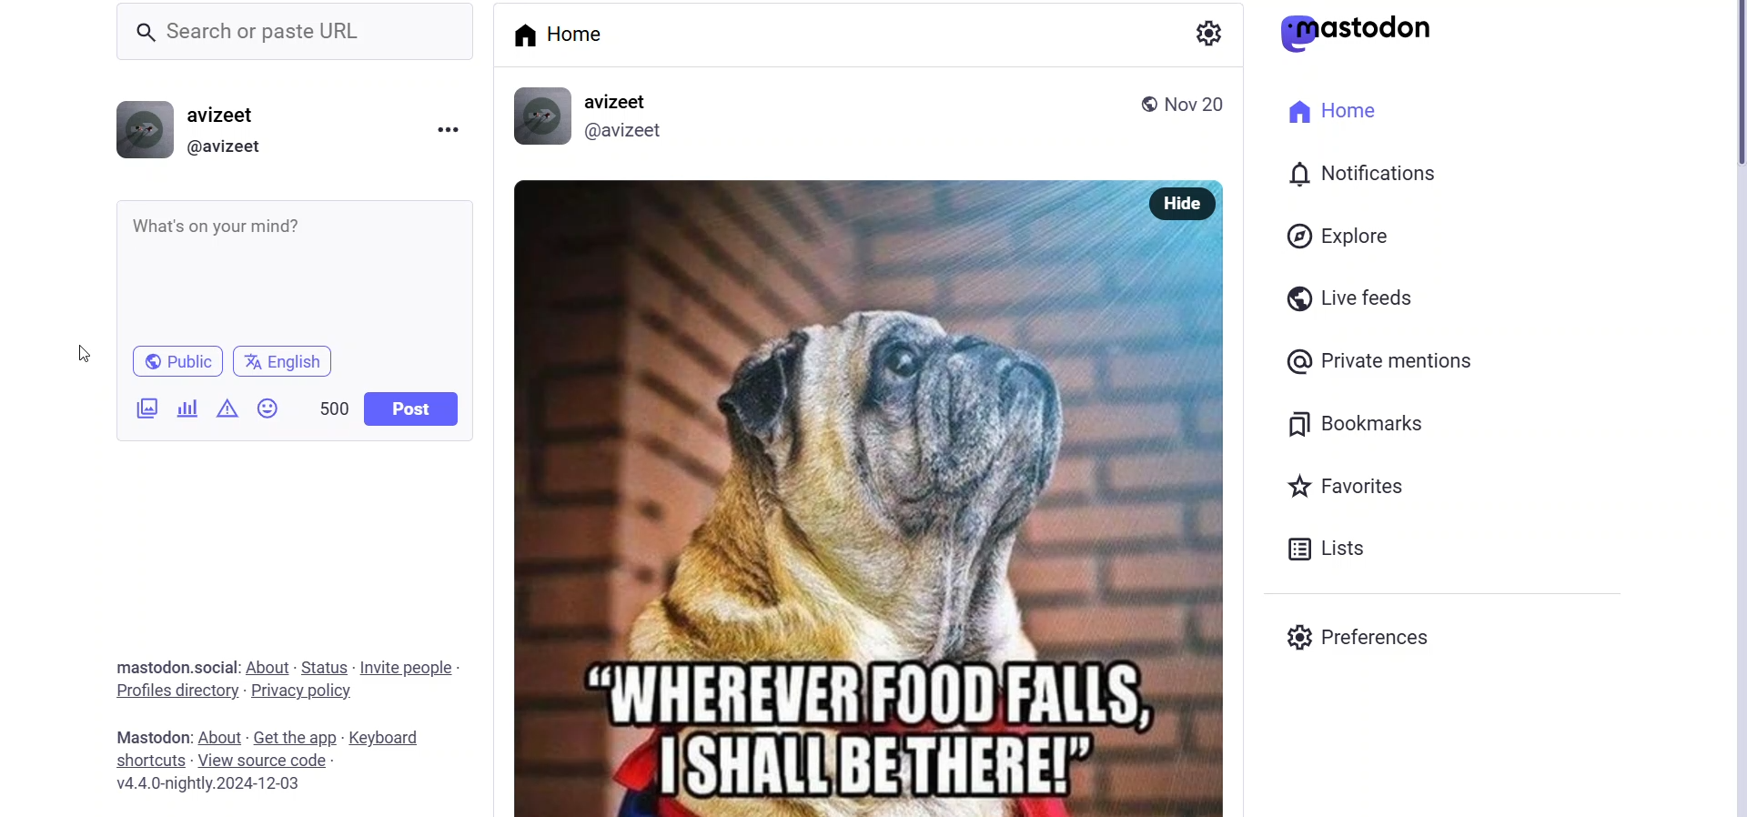 The image size is (1747, 817). I want to click on @ user name, so click(232, 149).